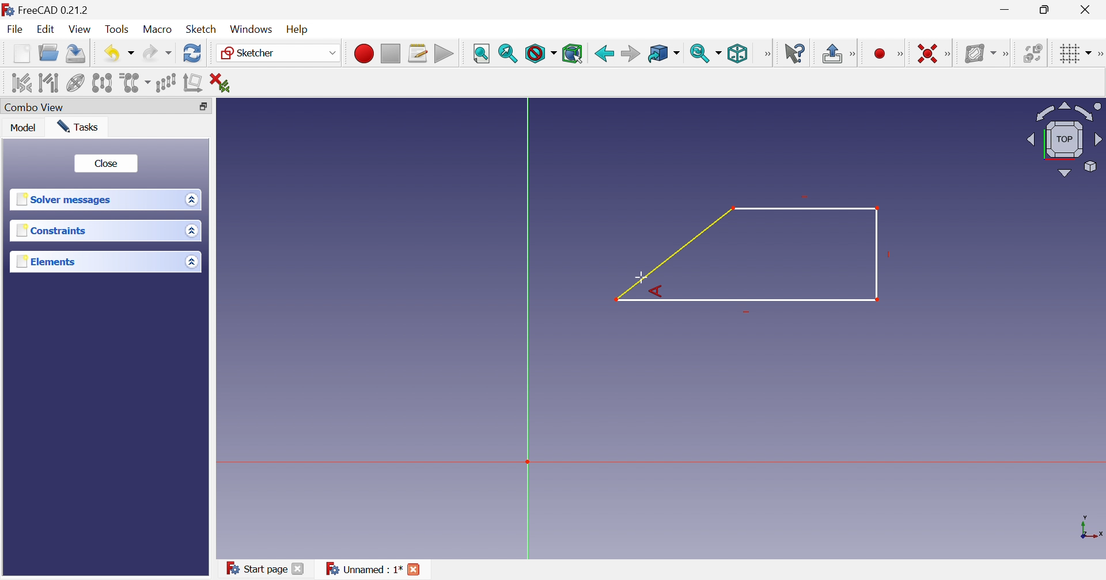 Image resolution: width=1106 pixels, height=580 pixels. I want to click on X, Y plane, so click(1092, 528).